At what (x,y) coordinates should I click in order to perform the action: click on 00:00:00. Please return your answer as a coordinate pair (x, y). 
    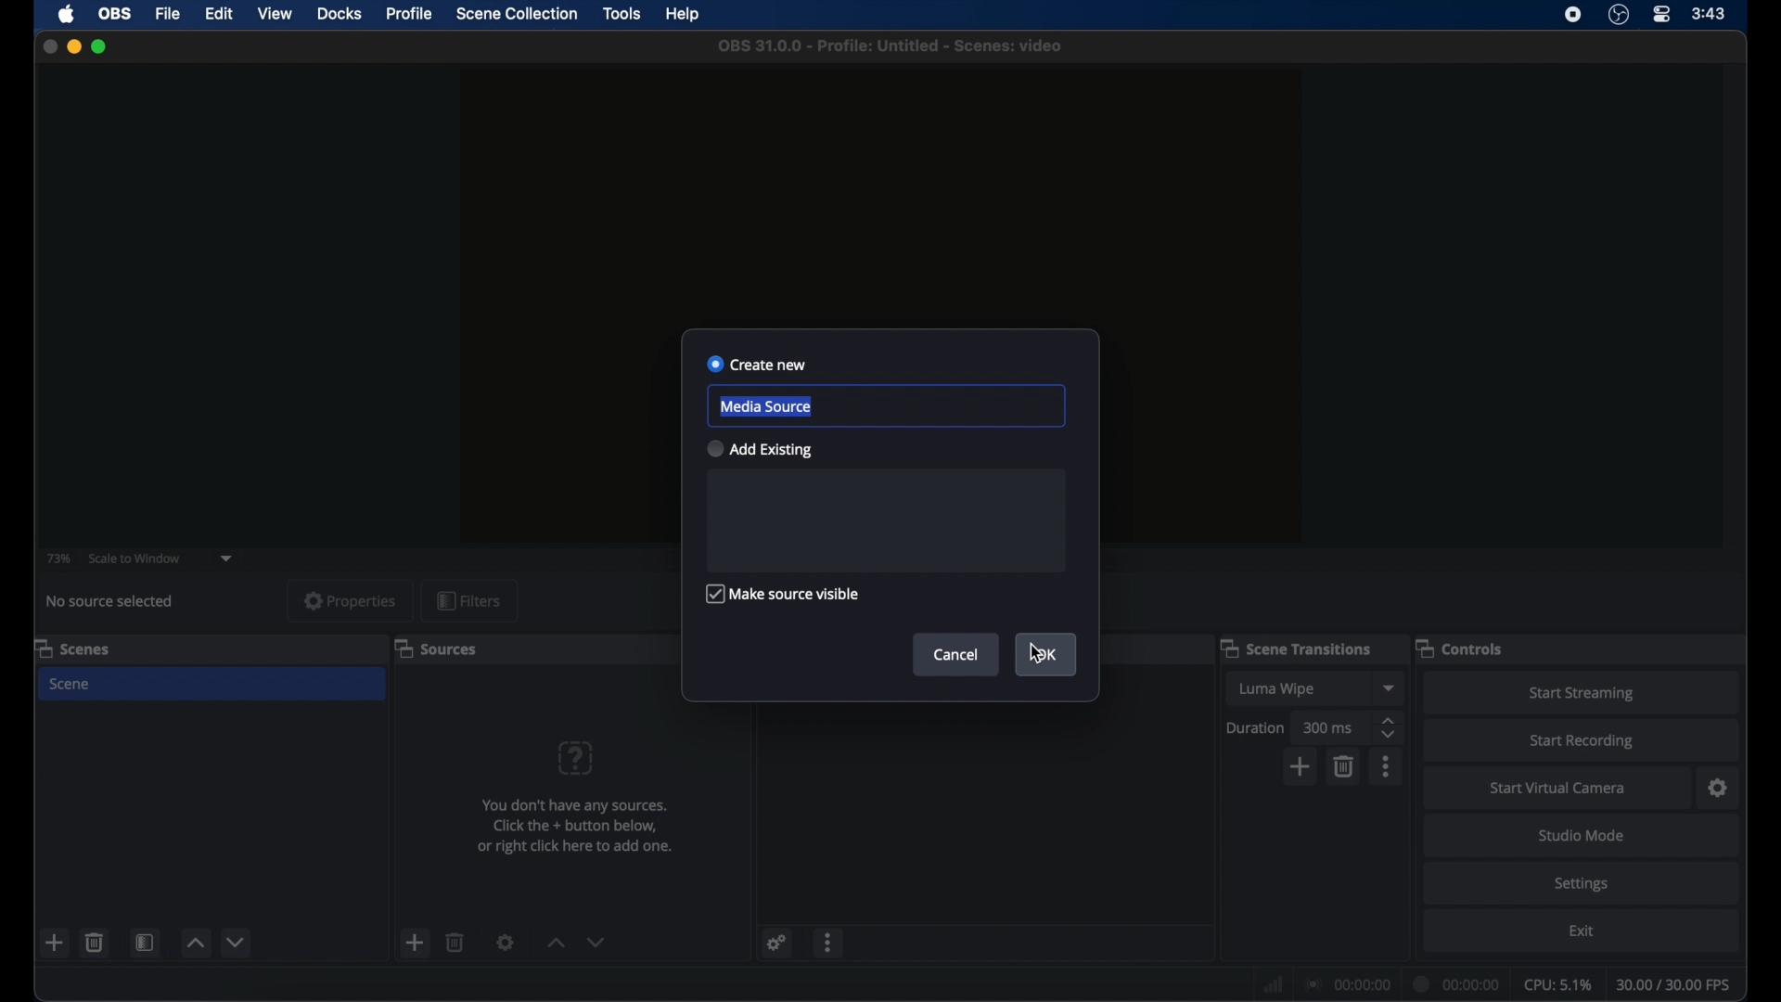
    Looking at the image, I should click on (1349, 985).